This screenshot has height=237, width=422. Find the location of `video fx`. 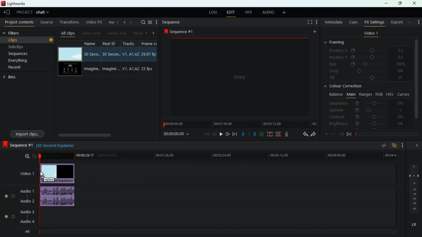

video fx is located at coordinates (93, 22).